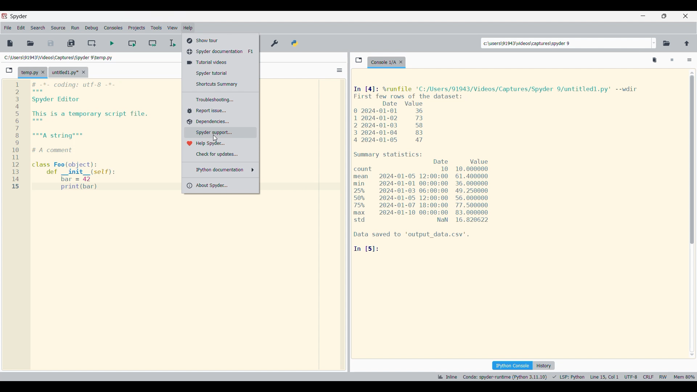  Describe the element at coordinates (274, 43) in the screenshot. I see `Preferences` at that location.